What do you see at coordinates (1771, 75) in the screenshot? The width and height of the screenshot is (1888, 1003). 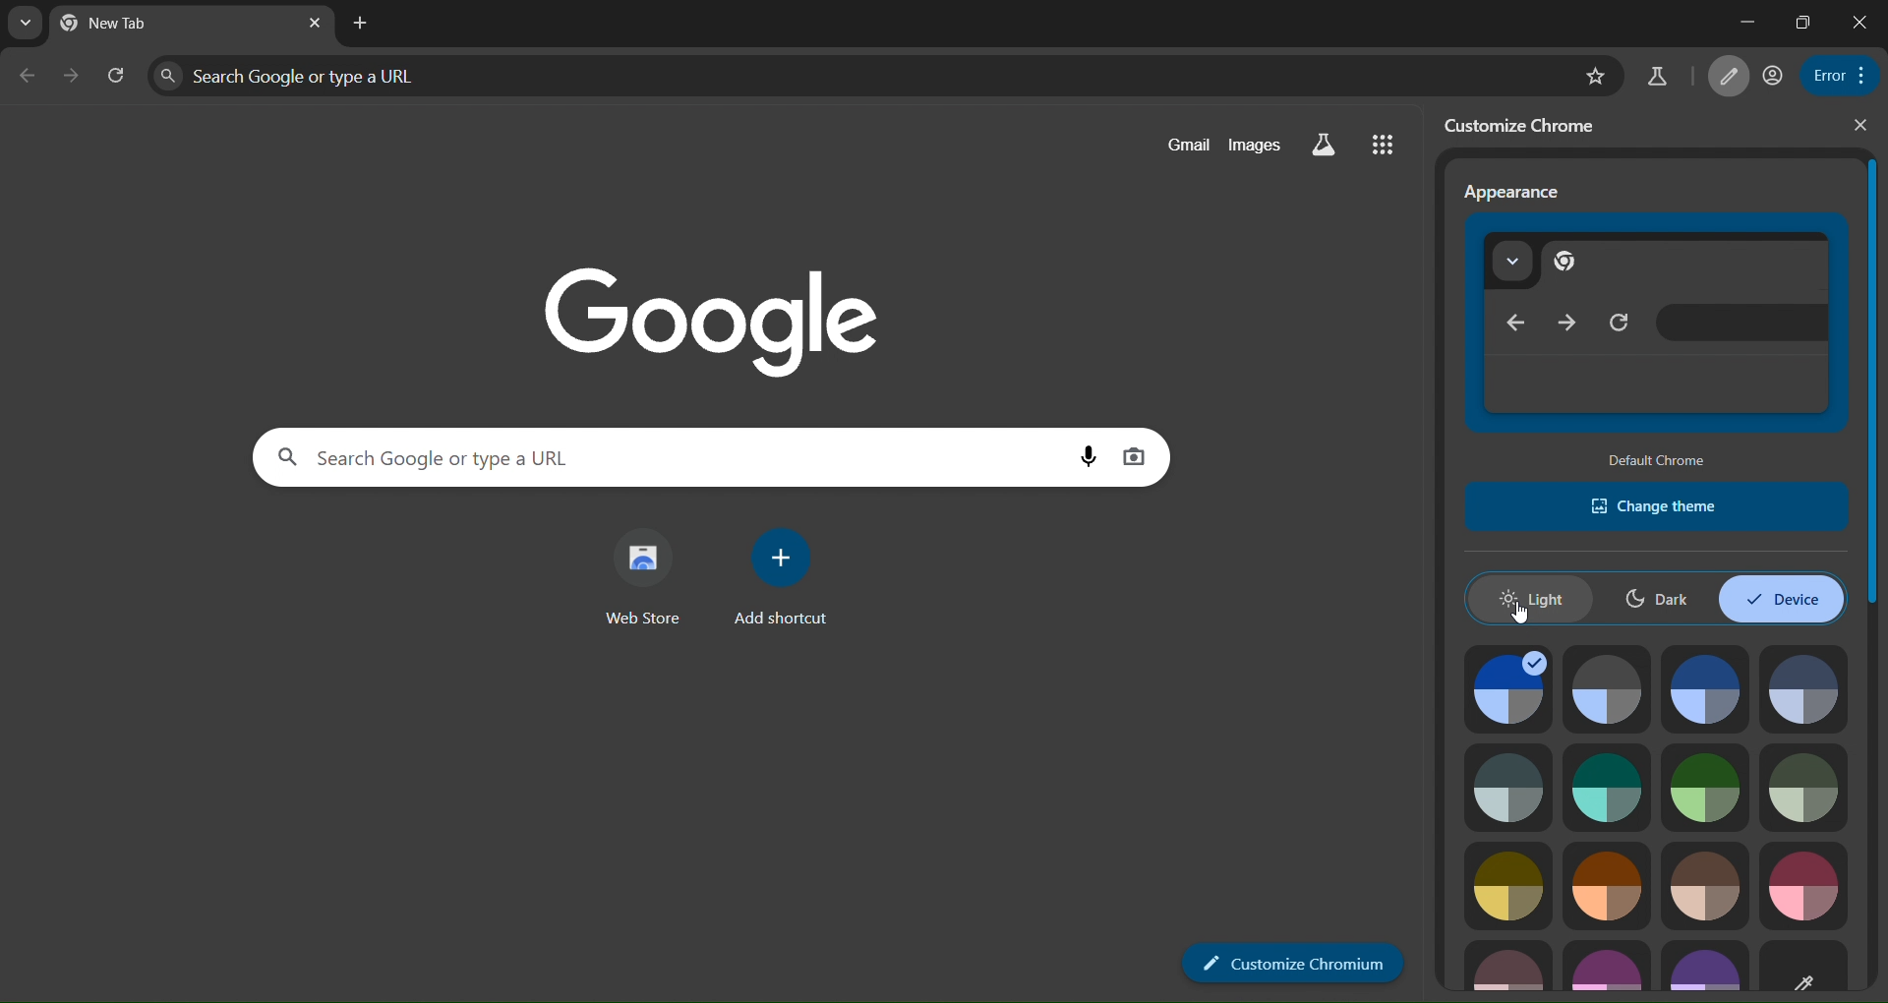 I see `account` at bounding box center [1771, 75].